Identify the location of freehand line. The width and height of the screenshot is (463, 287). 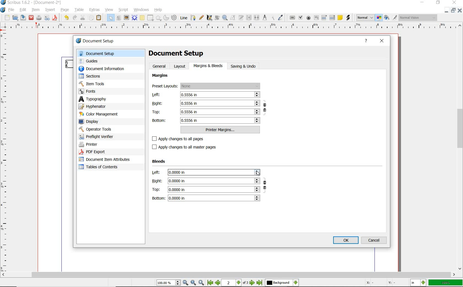
(201, 18).